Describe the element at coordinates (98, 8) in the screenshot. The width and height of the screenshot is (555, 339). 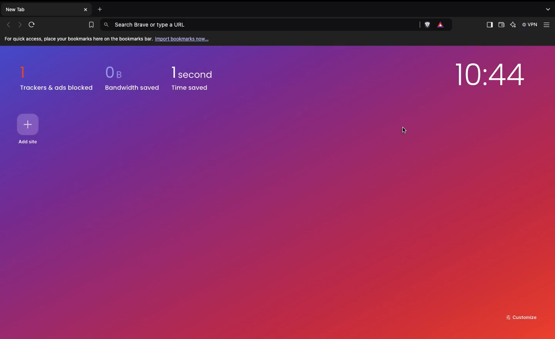
I see `Open new tab` at that location.